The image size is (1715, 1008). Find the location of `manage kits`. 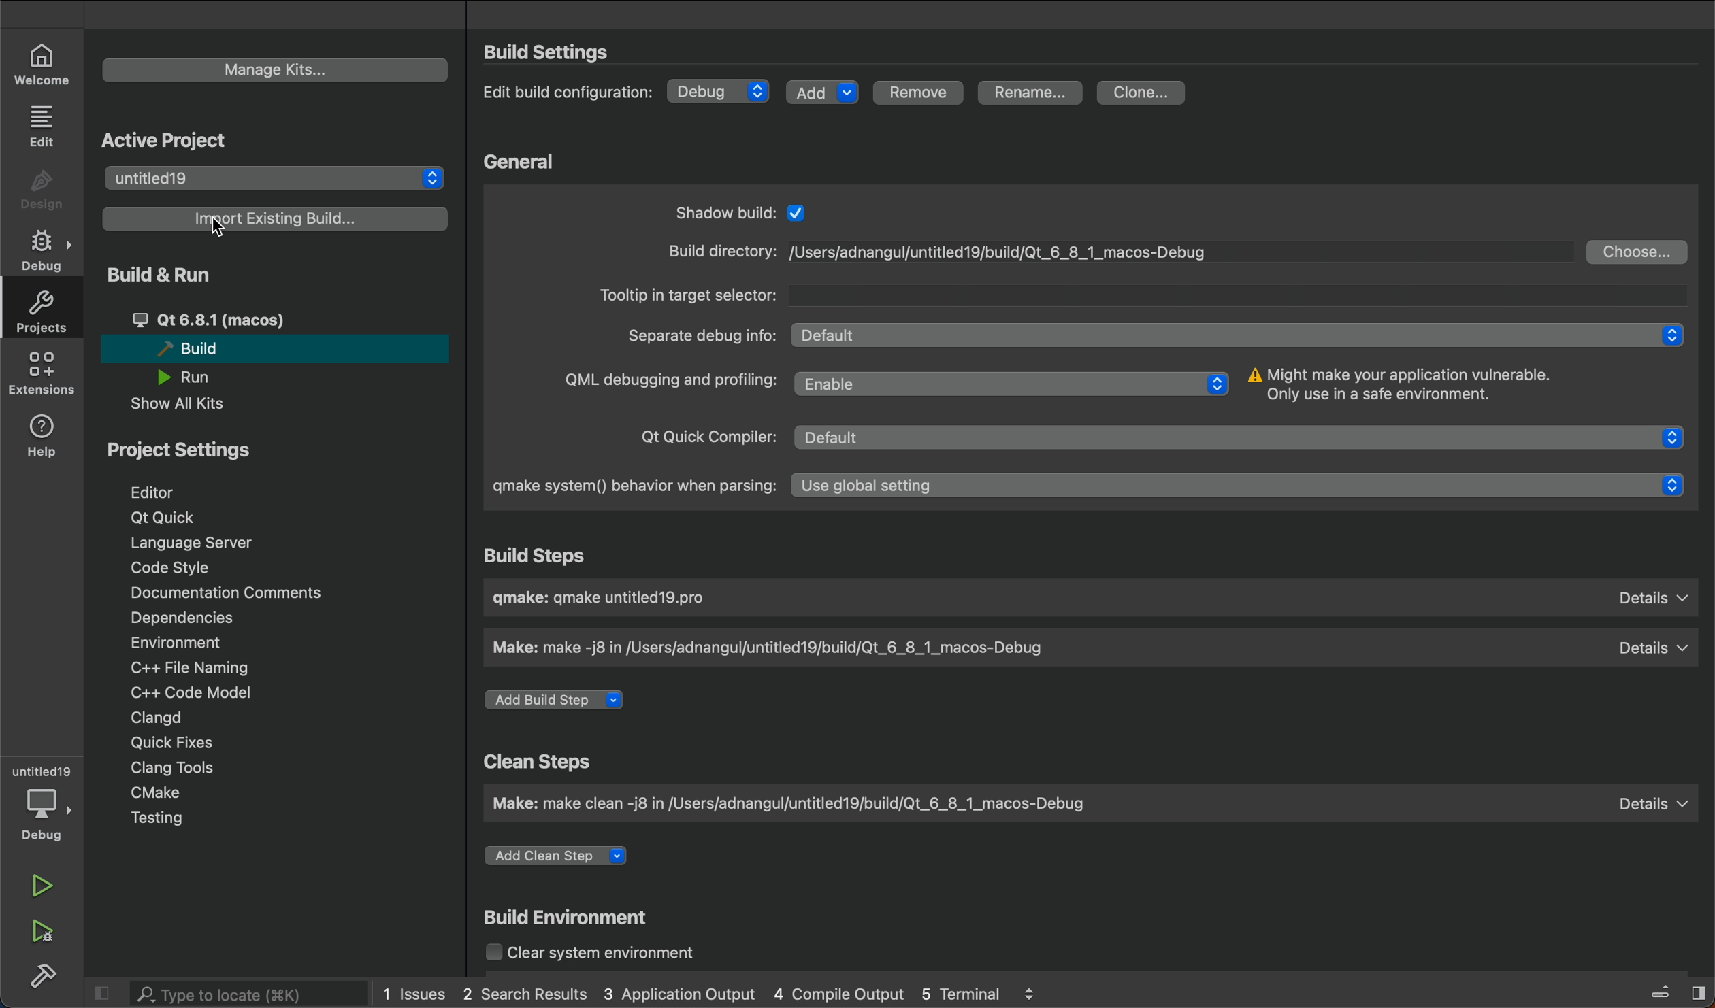

manage kits is located at coordinates (276, 70).